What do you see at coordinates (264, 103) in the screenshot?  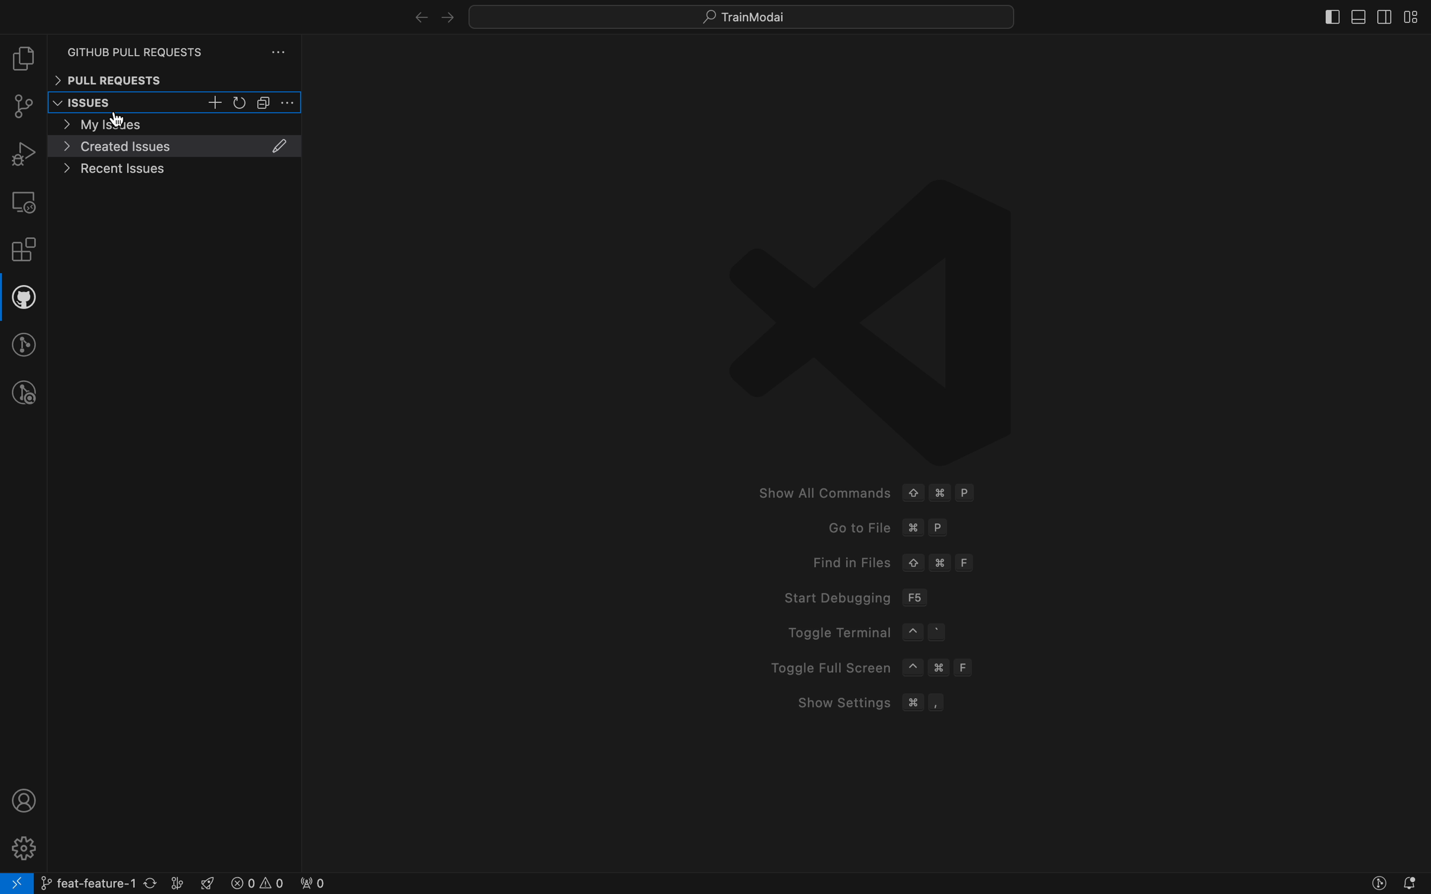 I see `select bar` at bounding box center [264, 103].